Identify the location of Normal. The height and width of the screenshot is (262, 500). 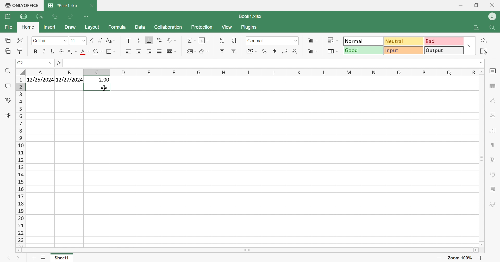
(363, 41).